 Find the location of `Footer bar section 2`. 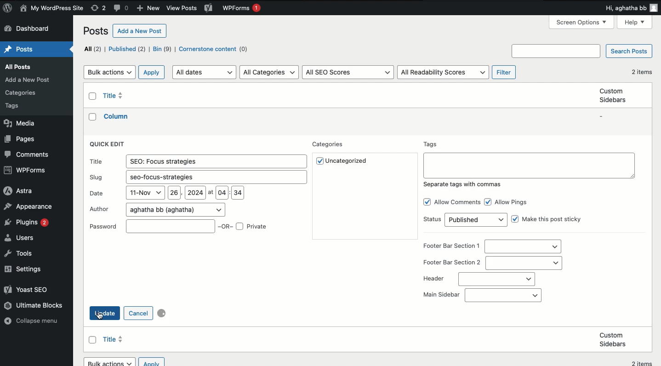

Footer bar section 2 is located at coordinates (452, 263).